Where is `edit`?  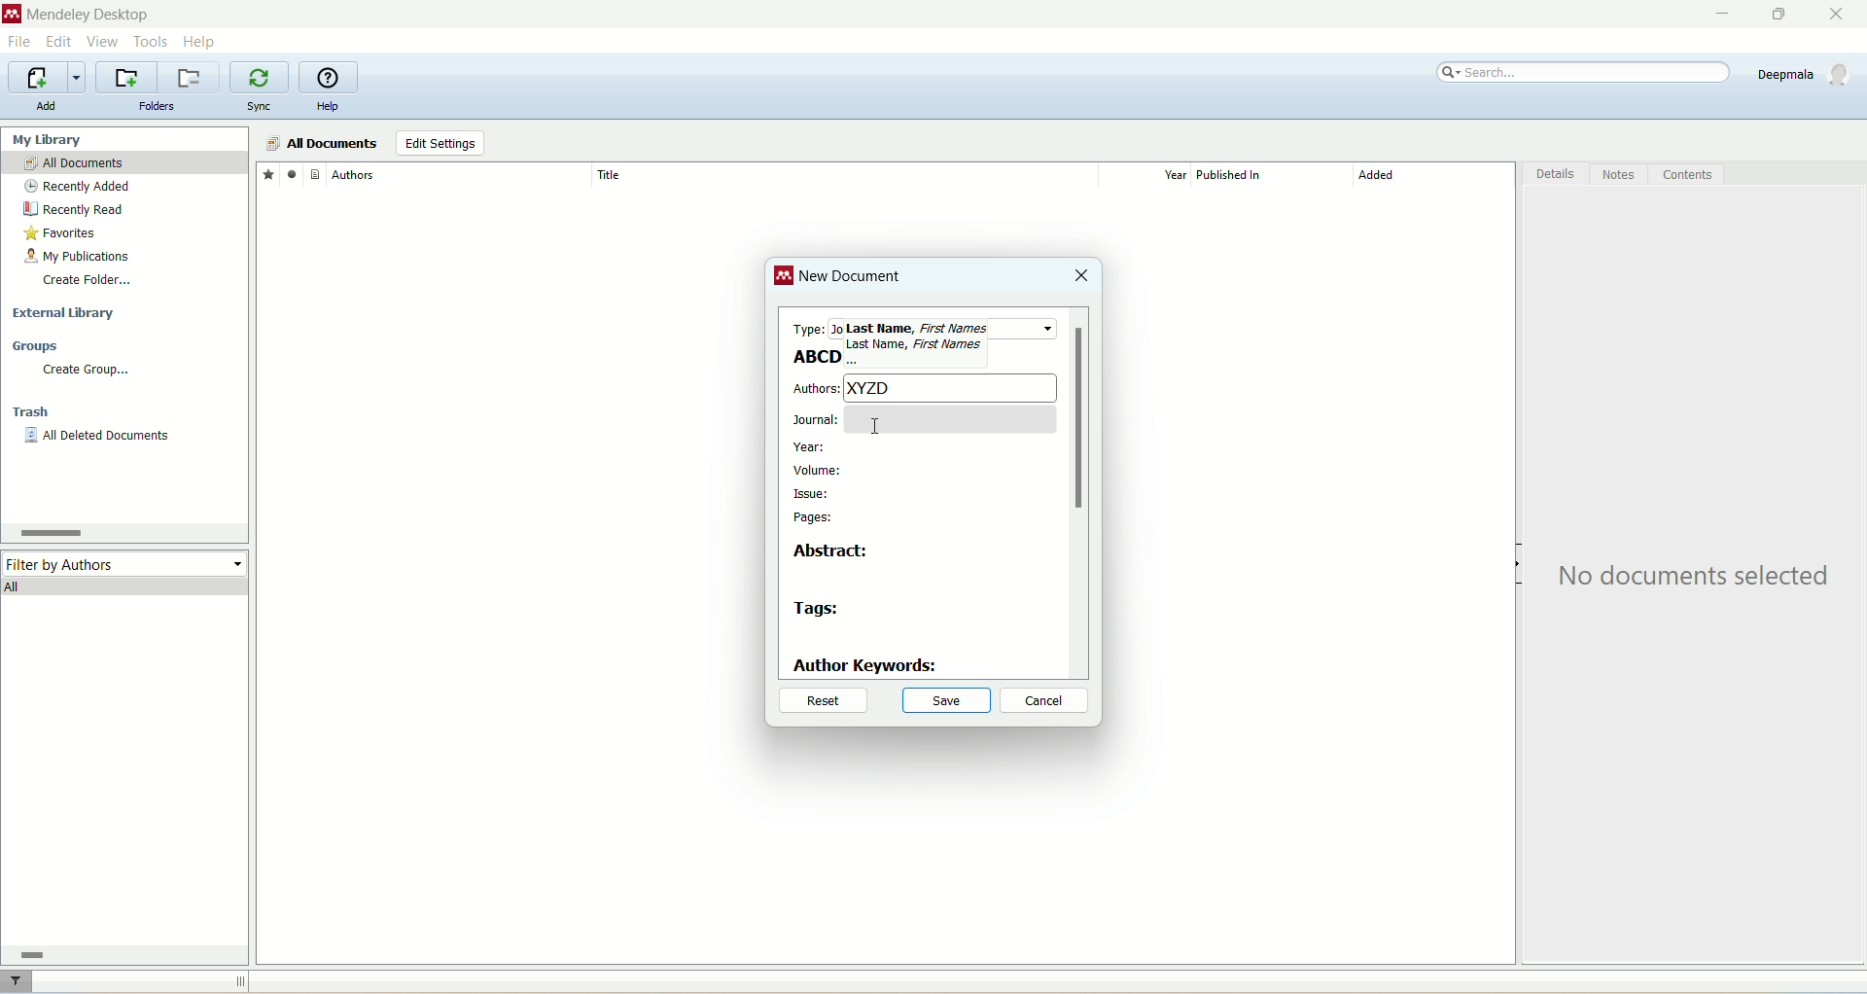 edit is located at coordinates (57, 42).